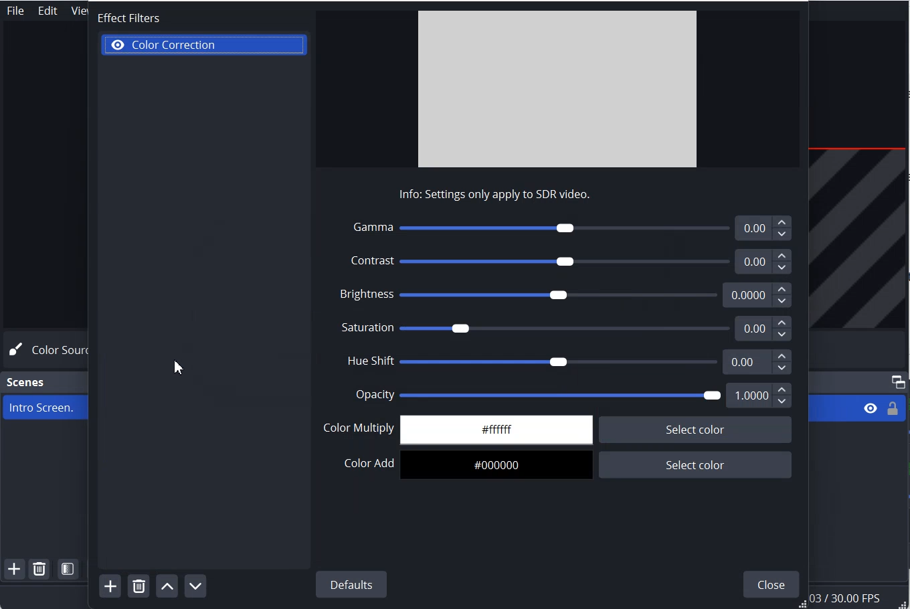 This screenshot has width=910, height=609. Describe the element at coordinates (561, 466) in the screenshot. I see `Color Add` at that location.